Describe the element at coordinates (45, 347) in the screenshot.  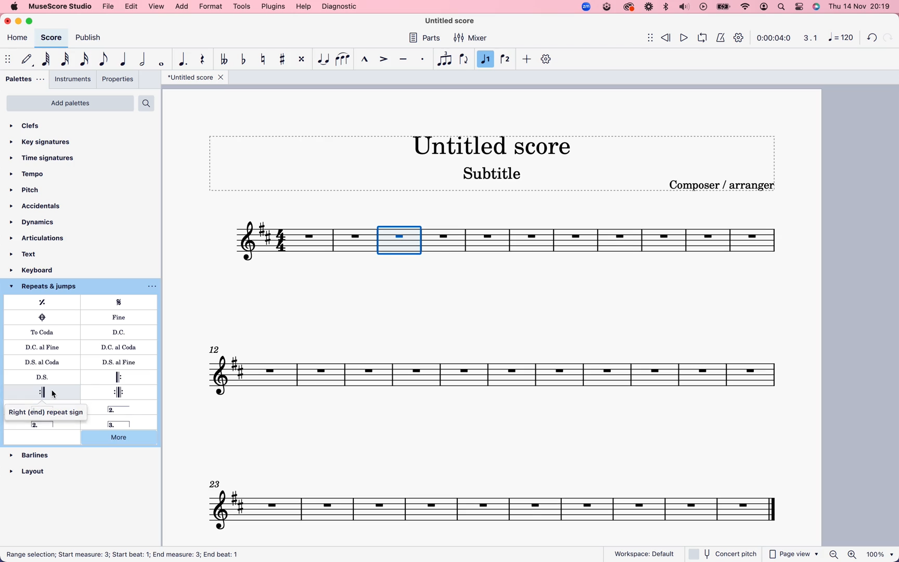
I see `d.c al fine` at that location.